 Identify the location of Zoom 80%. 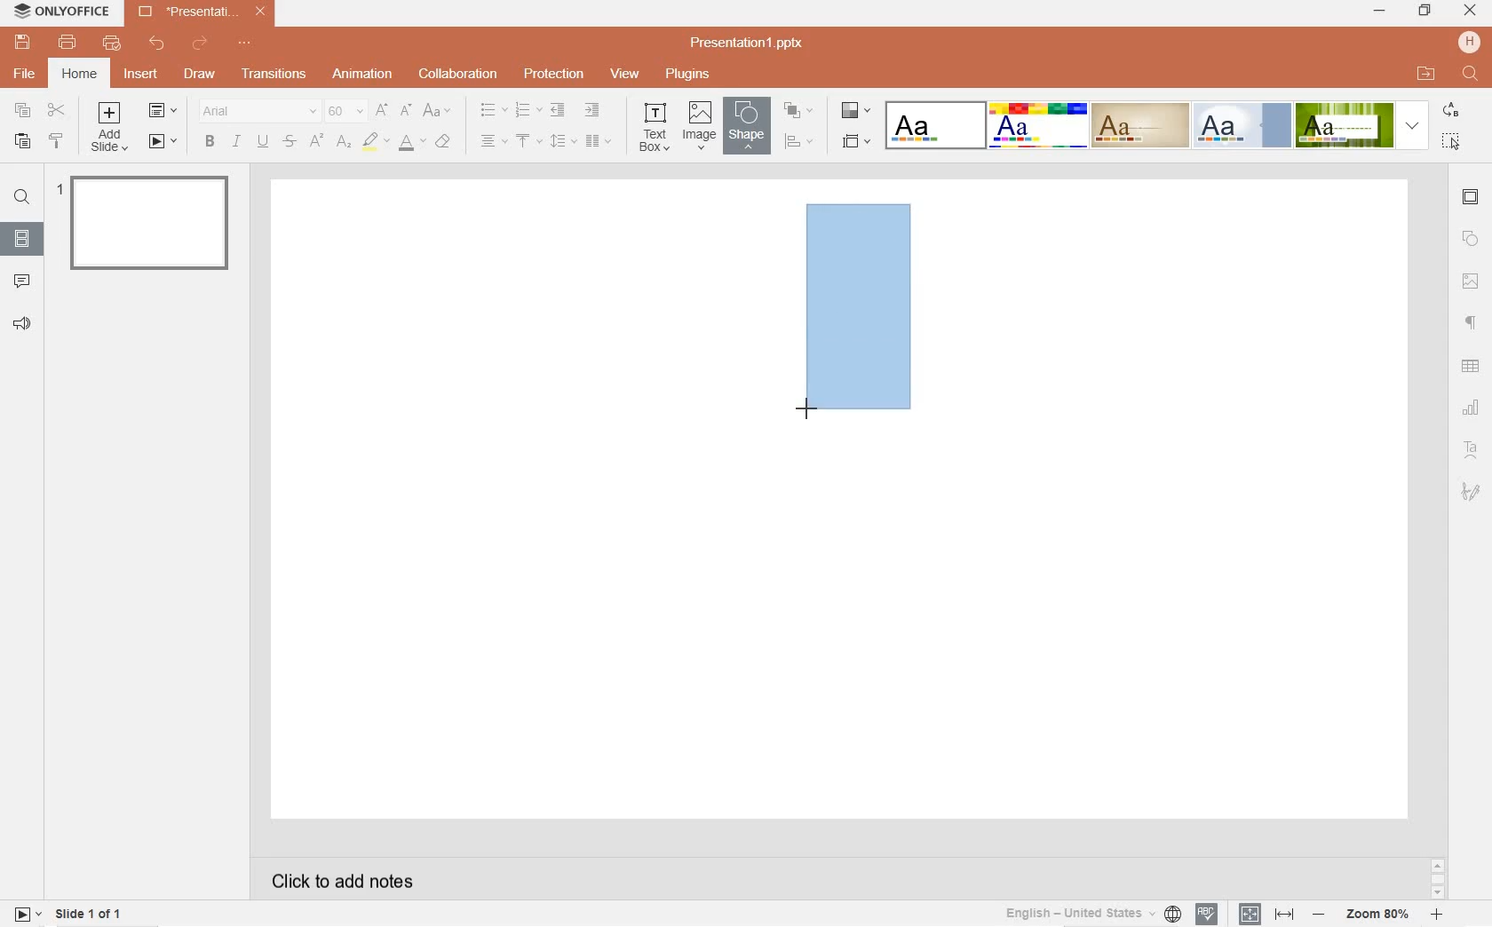
(1379, 915).